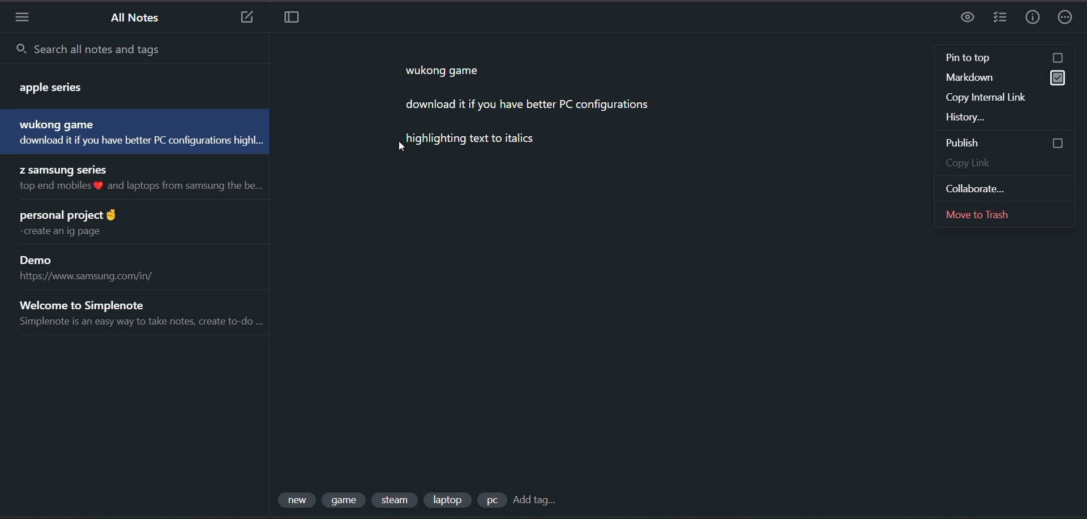 Image resolution: width=1087 pixels, height=519 pixels. I want to click on data from current note, so click(525, 113).